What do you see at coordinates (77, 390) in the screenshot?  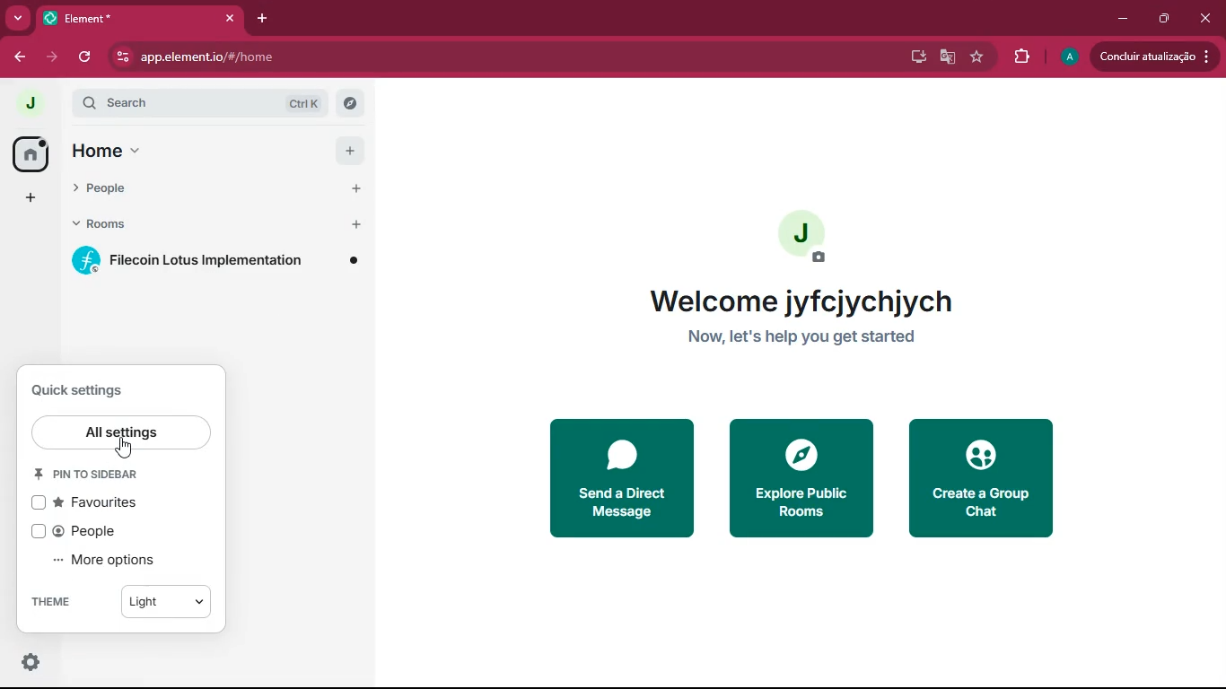 I see `quick settings` at bounding box center [77, 390].